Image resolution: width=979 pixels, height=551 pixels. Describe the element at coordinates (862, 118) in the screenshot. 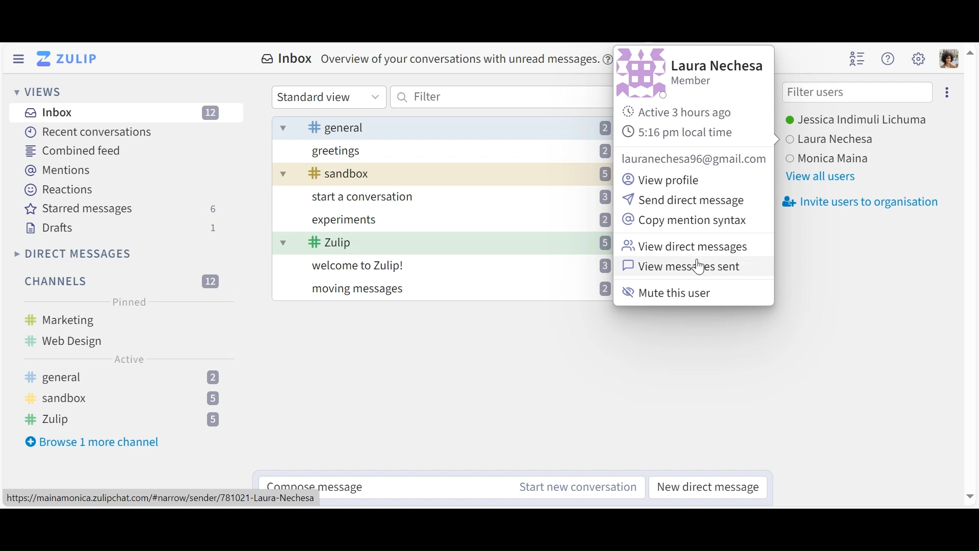

I see `Users` at that location.